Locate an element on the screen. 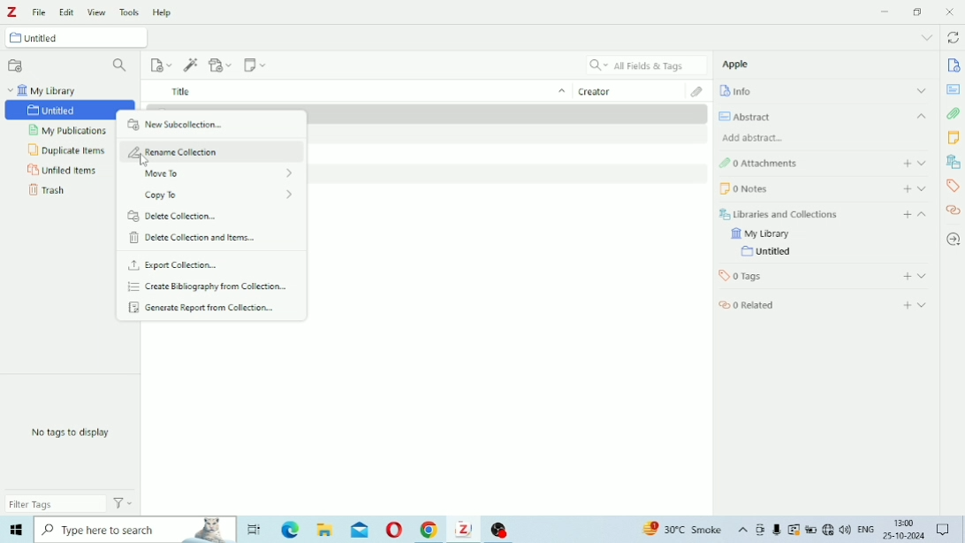   is located at coordinates (903, 529).